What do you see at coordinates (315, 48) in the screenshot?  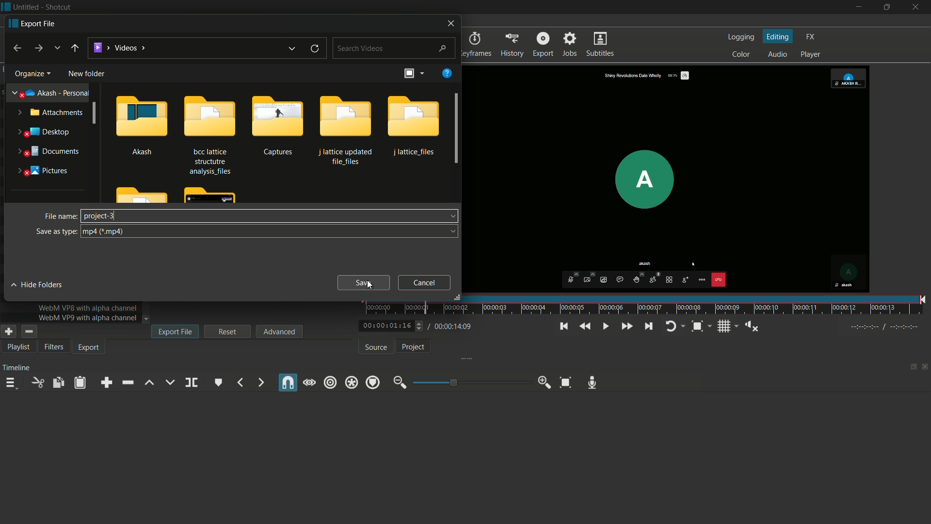 I see `refresh` at bounding box center [315, 48].